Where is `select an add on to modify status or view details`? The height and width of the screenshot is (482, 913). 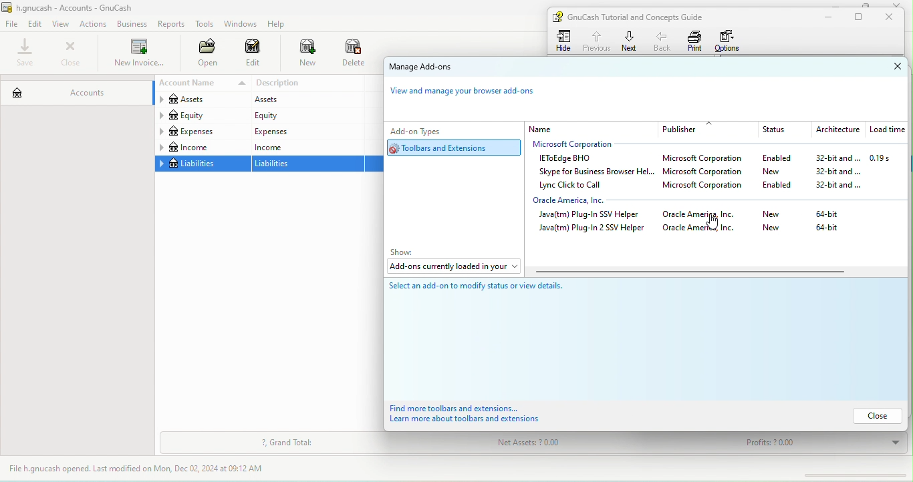
select an add on to modify status or view details is located at coordinates (491, 291).